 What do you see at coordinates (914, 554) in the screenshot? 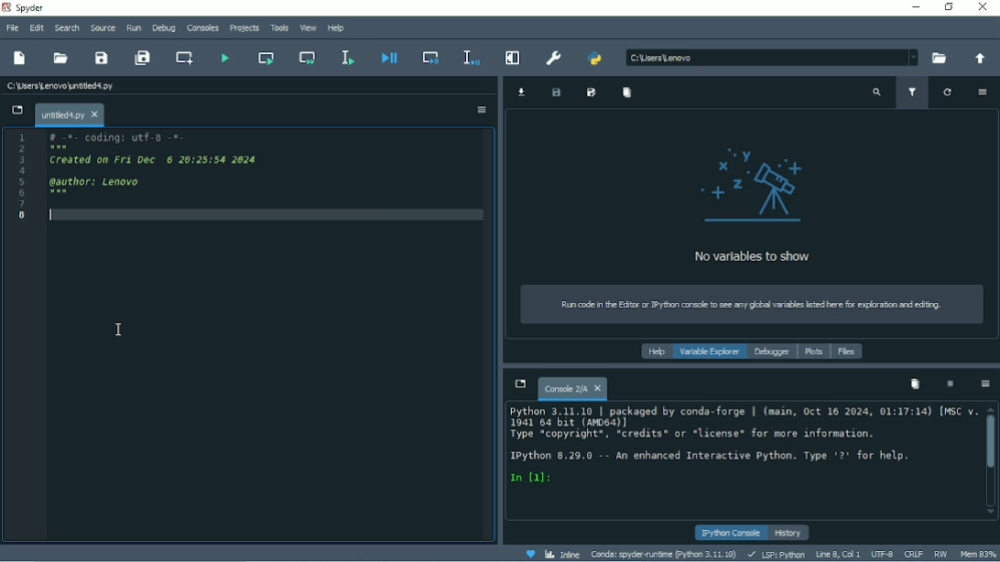
I see `CRLF` at bounding box center [914, 554].